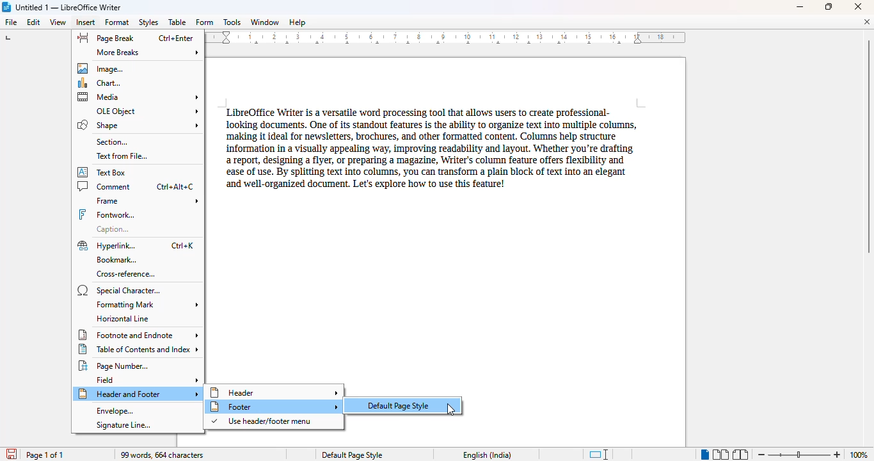 This screenshot has height=461, width=874. What do you see at coordinates (600, 455) in the screenshot?
I see `standard selection` at bounding box center [600, 455].